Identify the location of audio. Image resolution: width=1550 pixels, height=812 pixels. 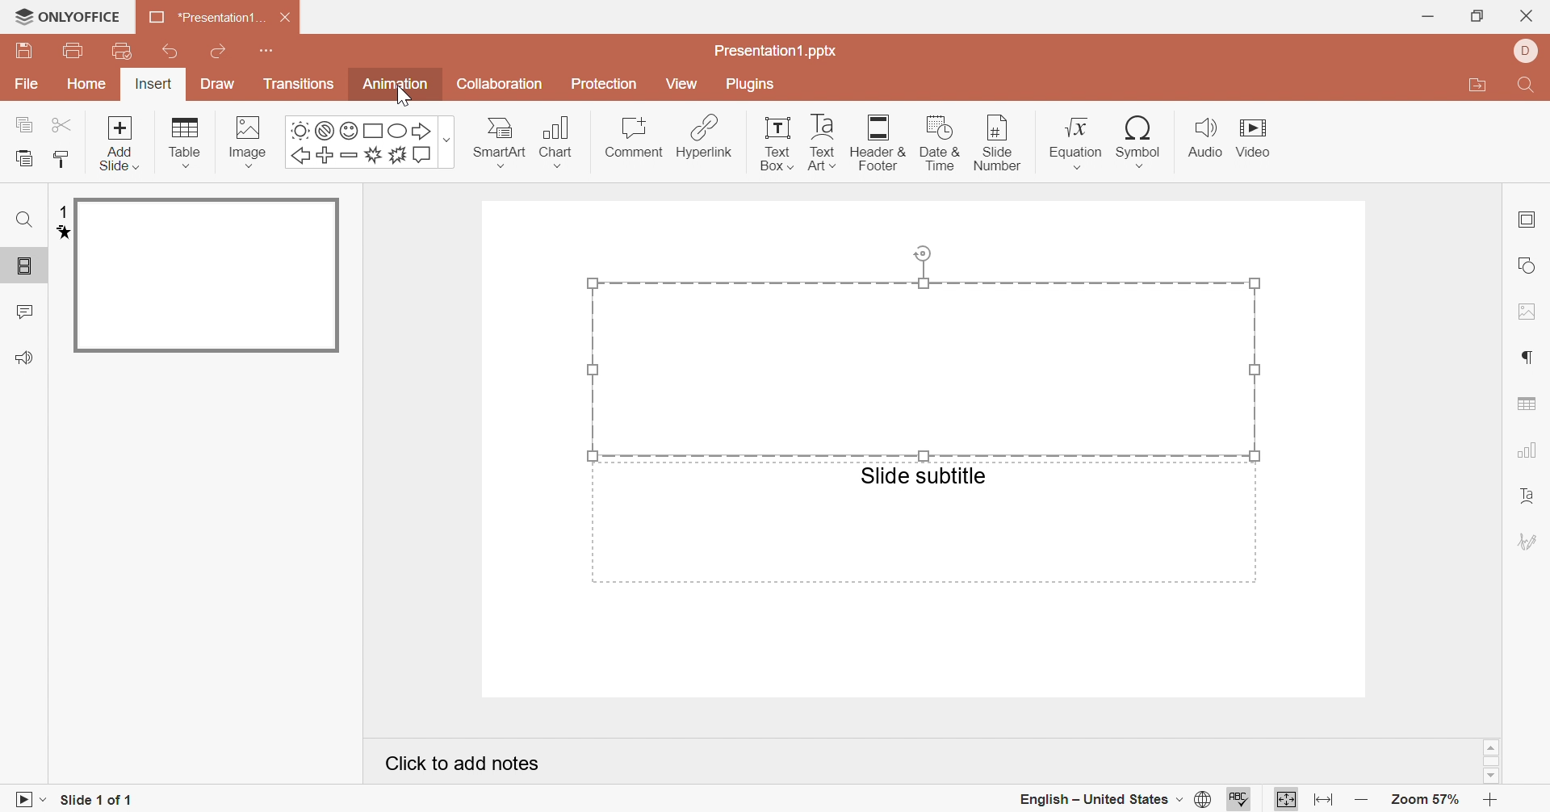
(1205, 138).